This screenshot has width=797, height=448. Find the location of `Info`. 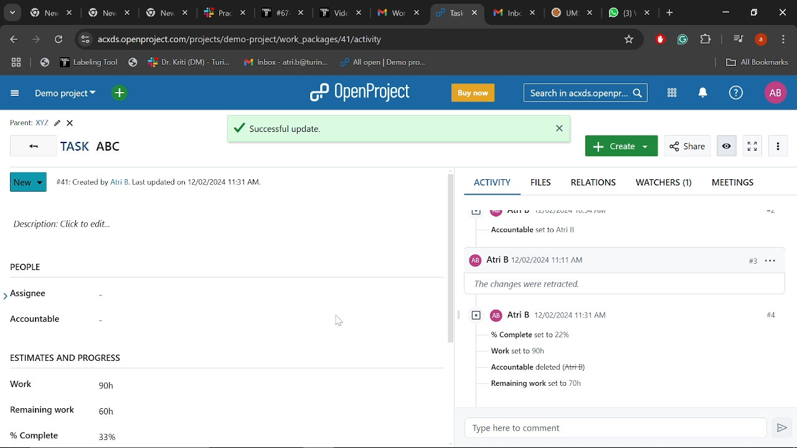

Info is located at coordinates (727, 146).